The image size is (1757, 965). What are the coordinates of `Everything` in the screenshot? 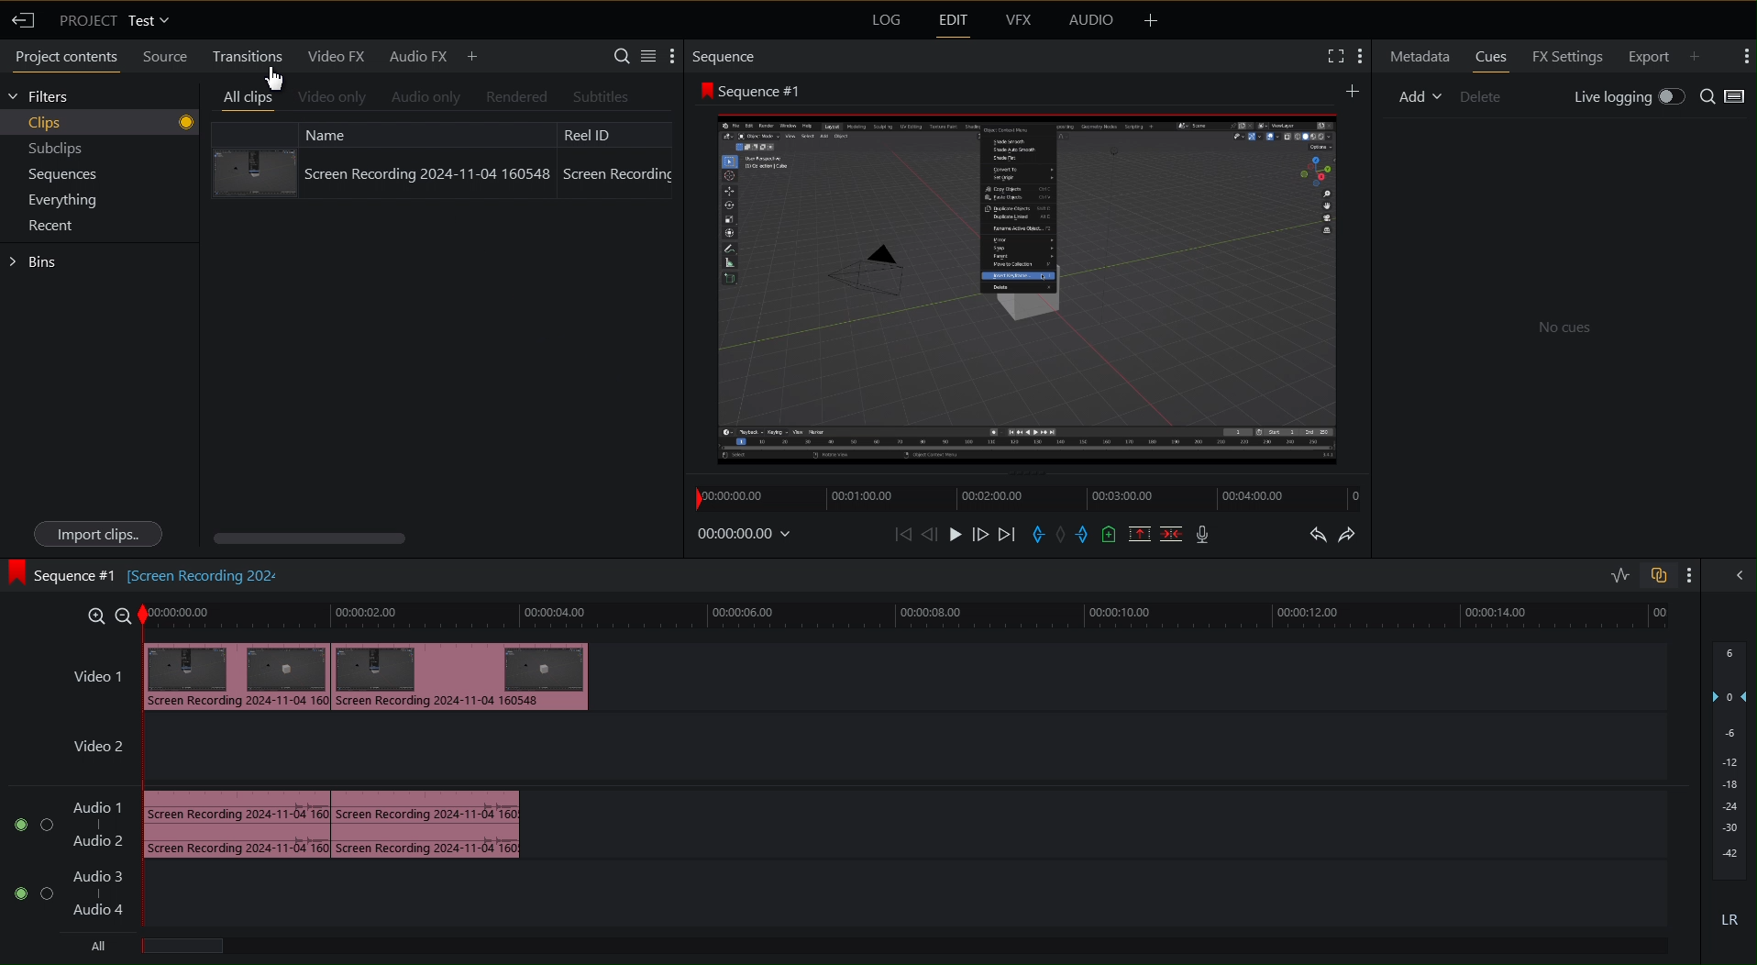 It's located at (63, 200).